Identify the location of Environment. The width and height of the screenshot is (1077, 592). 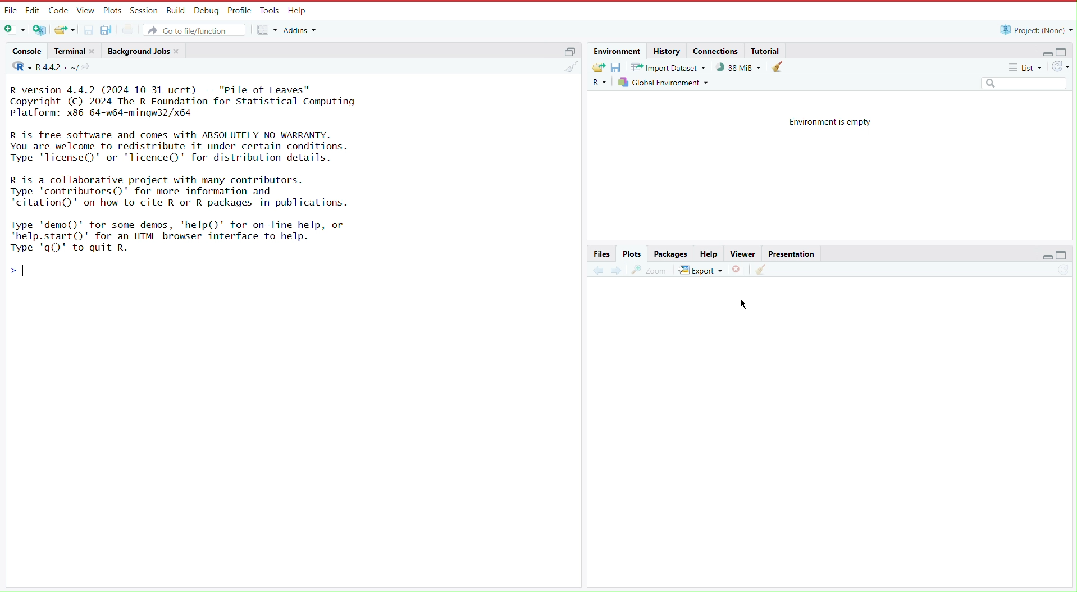
(619, 51).